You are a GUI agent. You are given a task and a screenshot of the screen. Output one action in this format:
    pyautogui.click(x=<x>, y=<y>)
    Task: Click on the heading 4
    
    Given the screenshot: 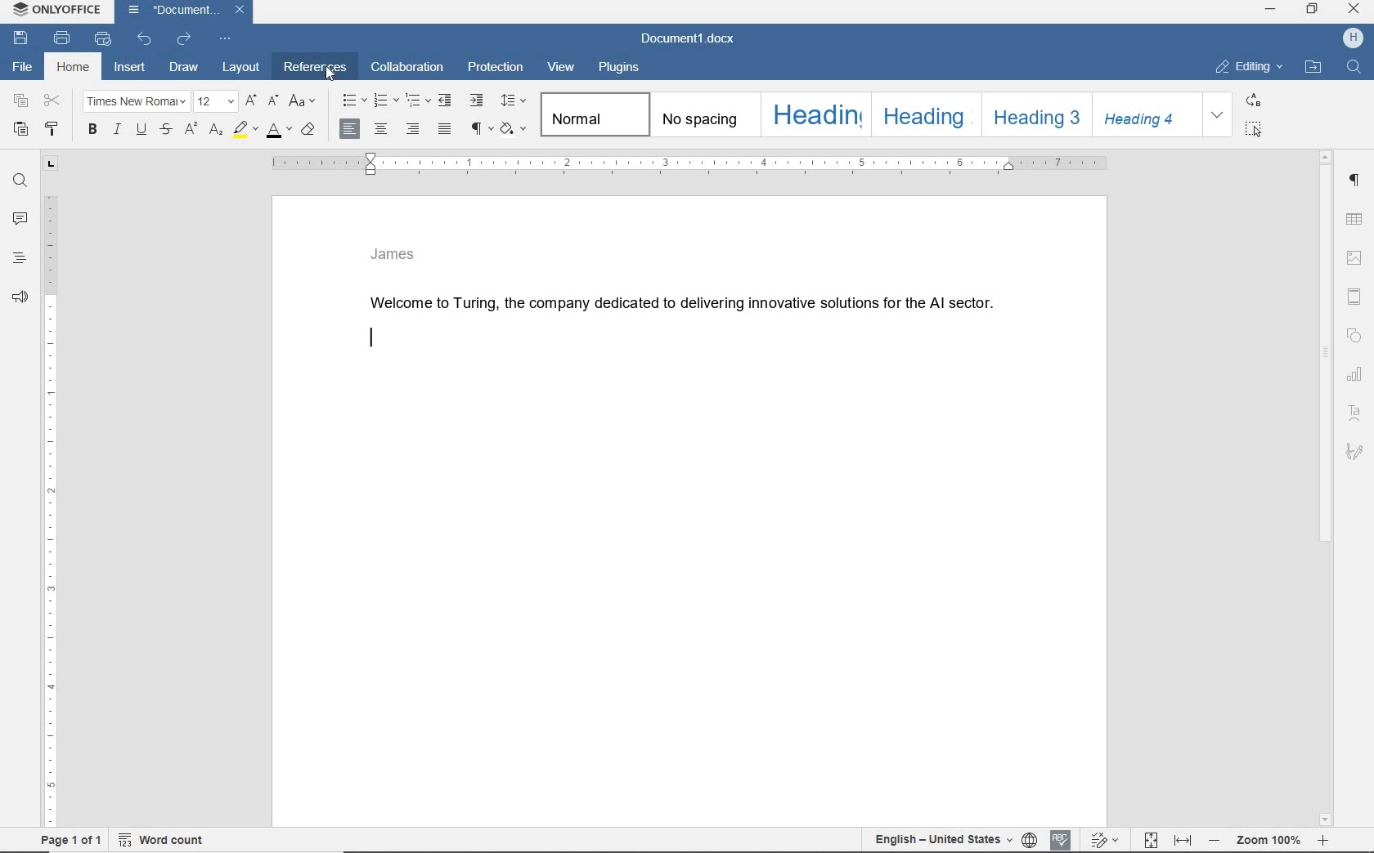 What is the action you would take?
    pyautogui.click(x=1147, y=115)
    